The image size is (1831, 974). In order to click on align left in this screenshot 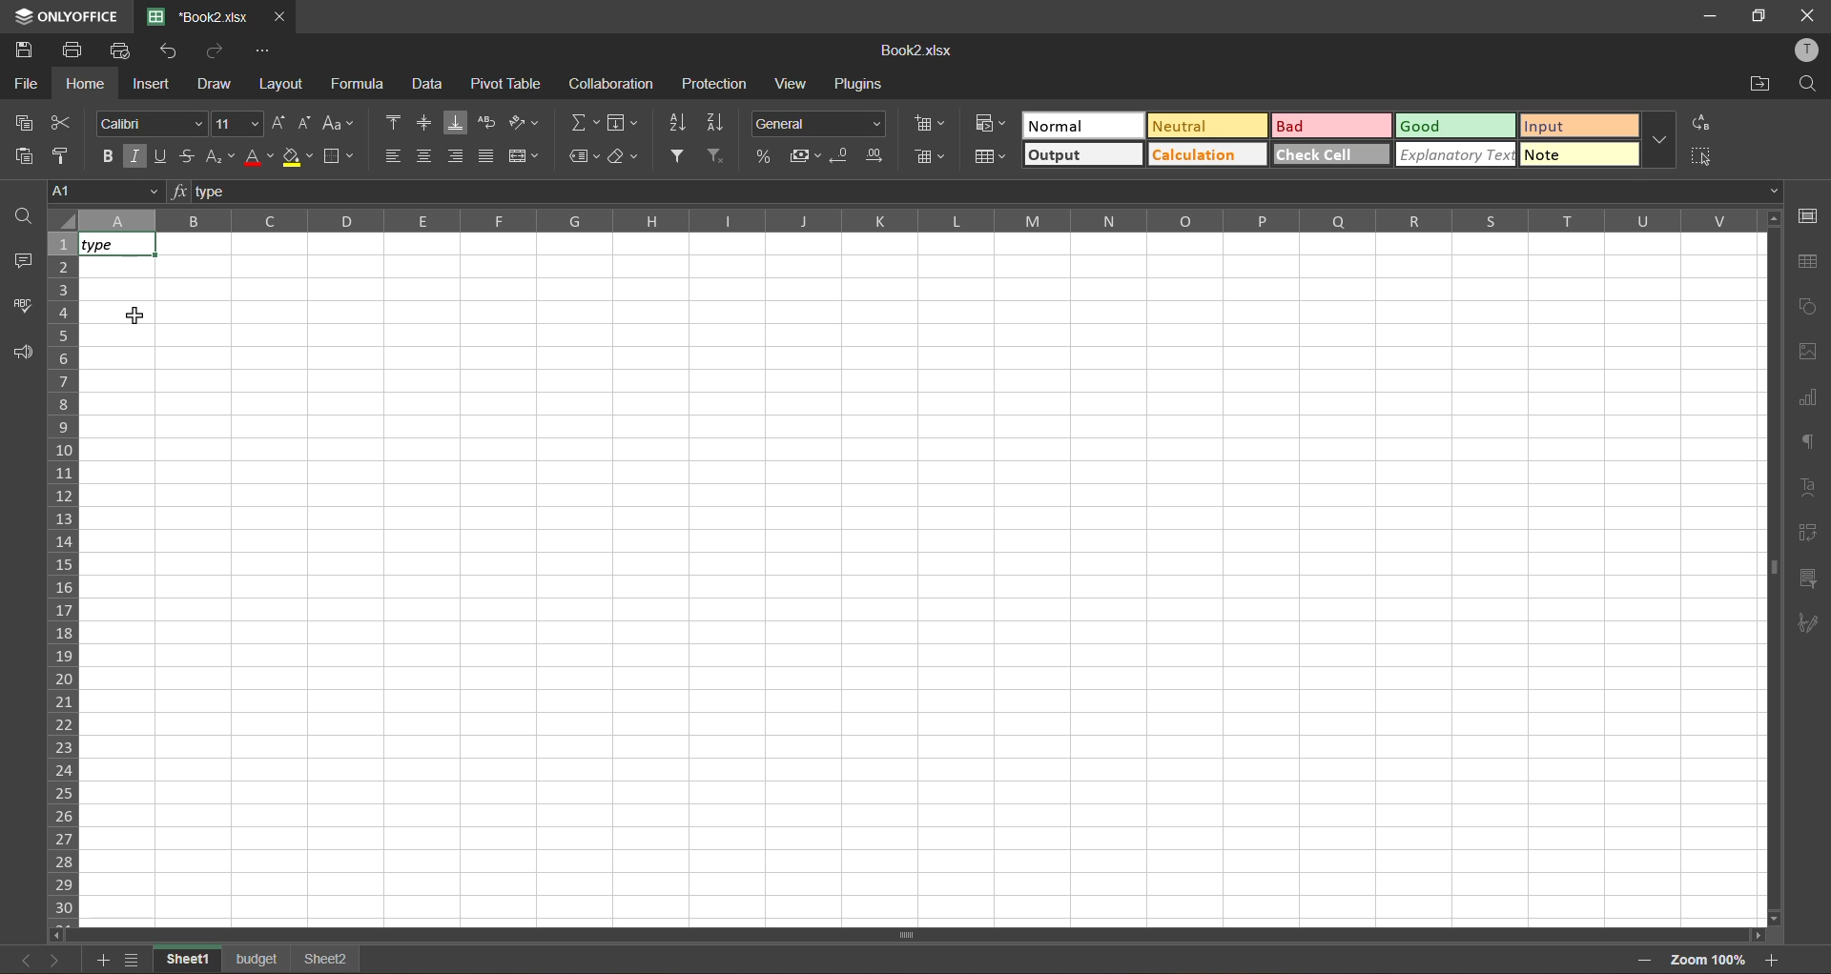, I will do `click(393, 155)`.